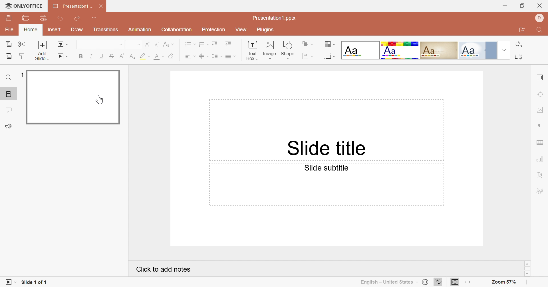 The image size is (548, 287). Describe the element at coordinates (305, 44) in the screenshot. I see `Arrange shape` at that location.